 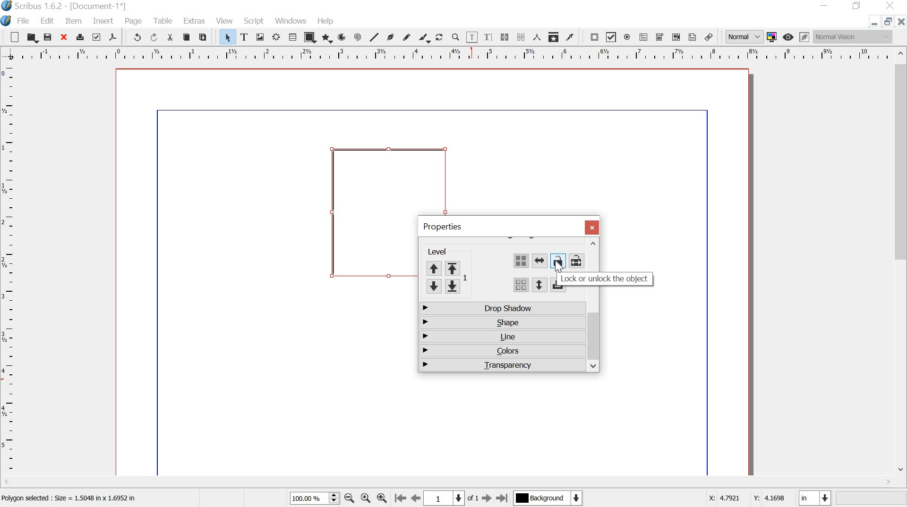 I want to click on polygon, so click(x=327, y=38).